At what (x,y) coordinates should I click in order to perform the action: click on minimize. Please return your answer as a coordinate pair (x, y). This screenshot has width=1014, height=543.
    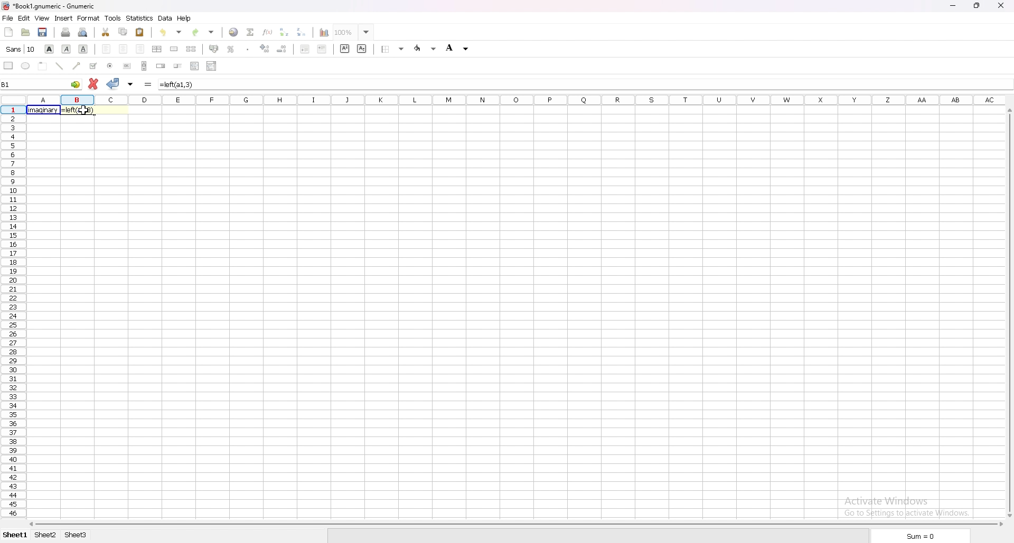
    Looking at the image, I should click on (952, 5).